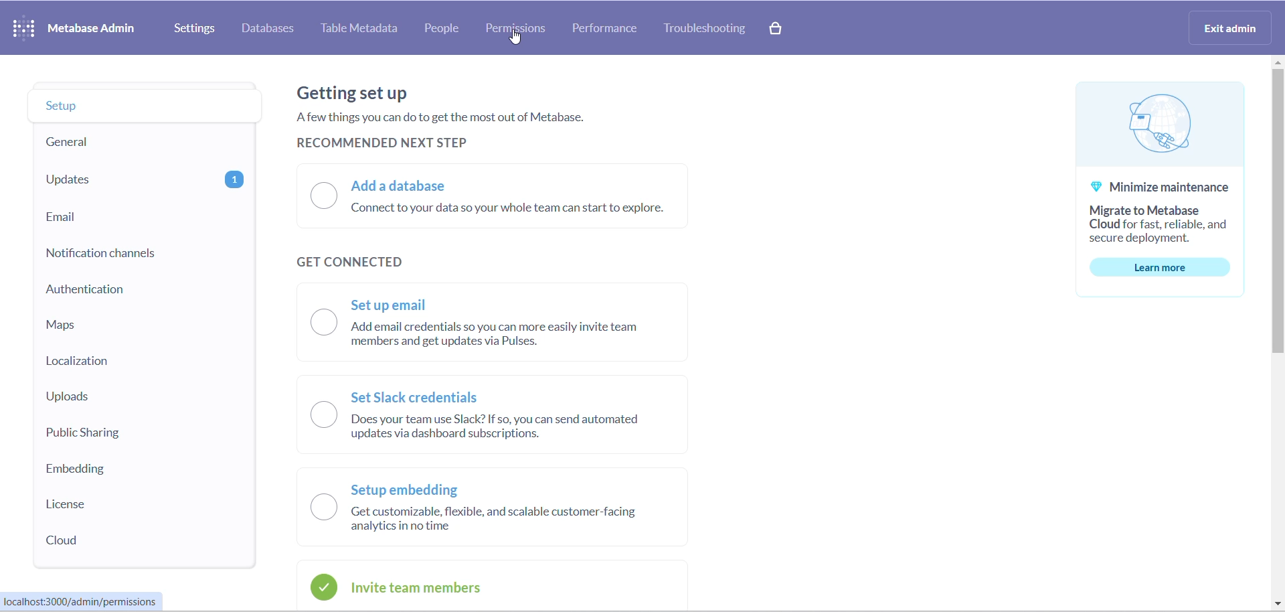 This screenshot has height=612, width=1285. Describe the element at coordinates (1277, 62) in the screenshot. I see `move up button` at that location.